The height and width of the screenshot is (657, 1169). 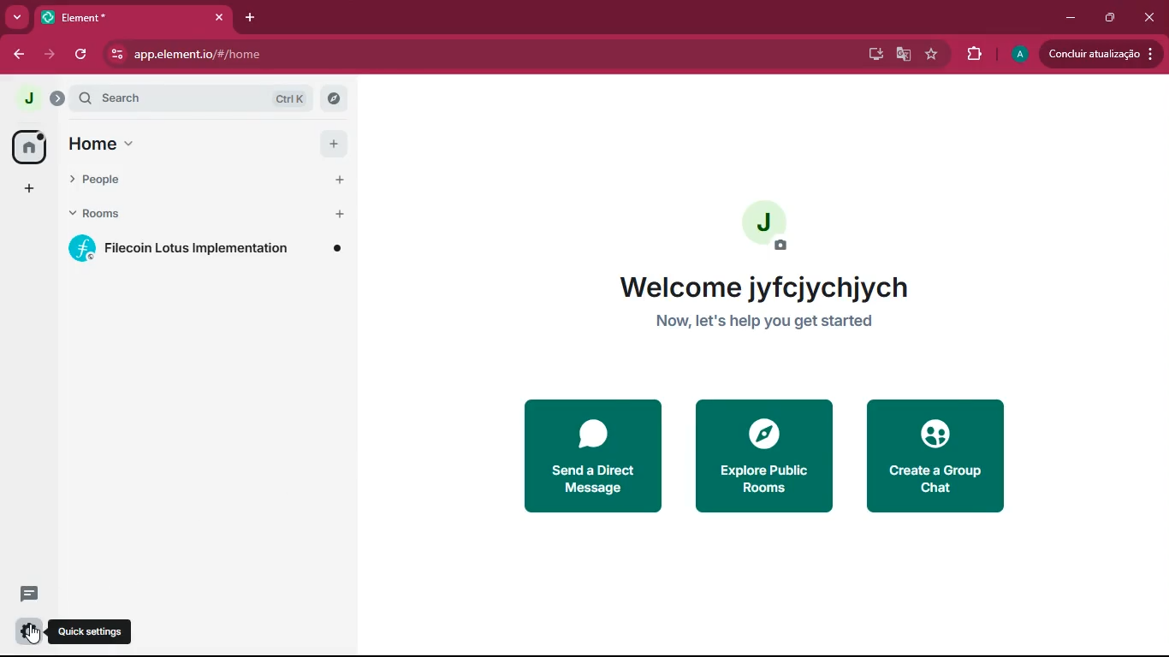 What do you see at coordinates (766, 228) in the screenshot?
I see `profile` at bounding box center [766, 228].